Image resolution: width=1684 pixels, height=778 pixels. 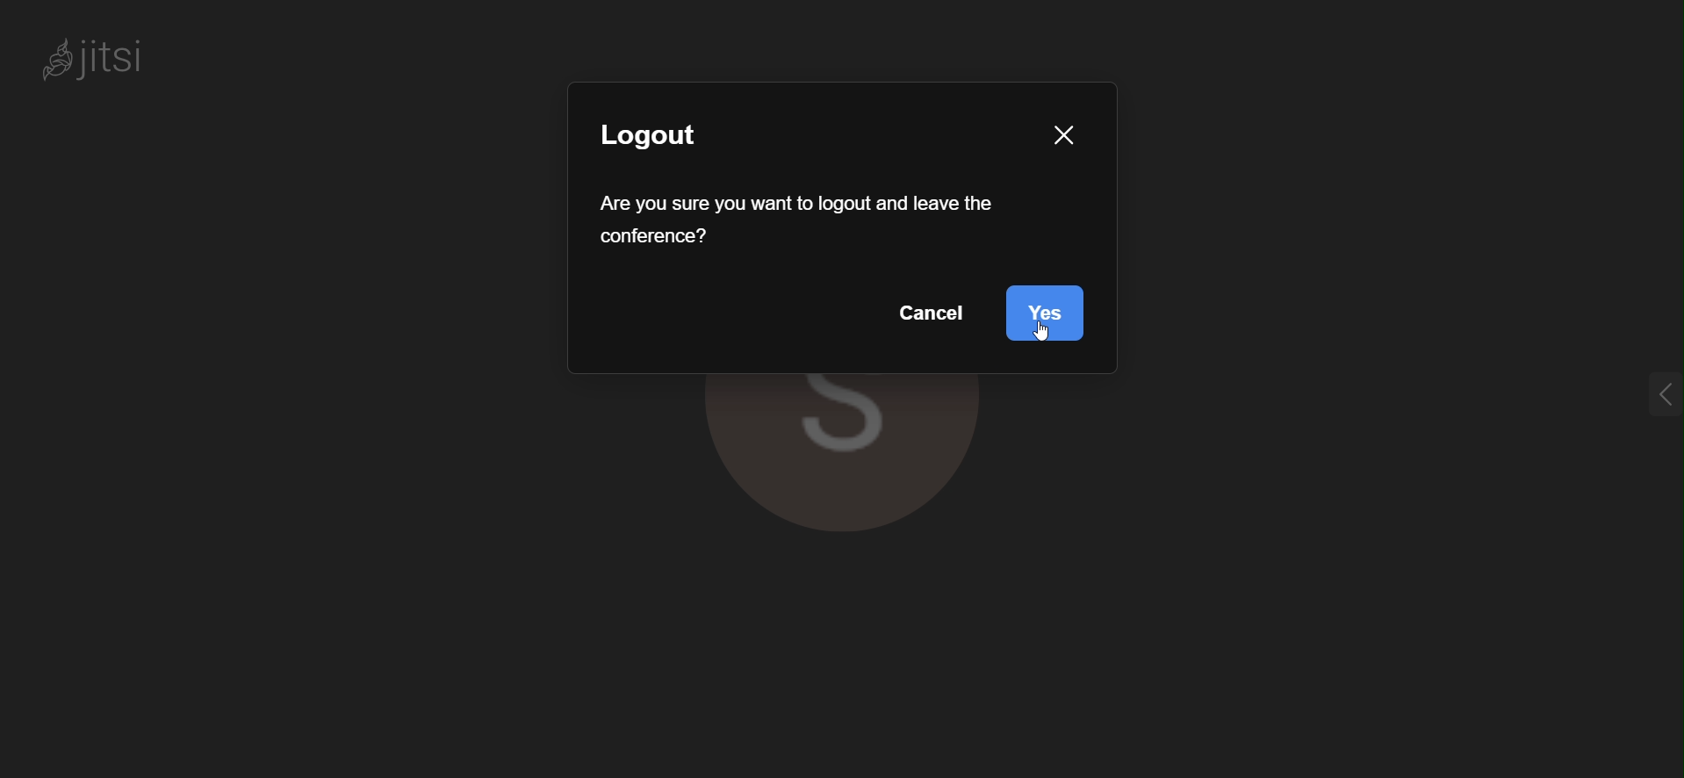 What do you see at coordinates (1064, 140) in the screenshot?
I see `close` at bounding box center [1064, 140].